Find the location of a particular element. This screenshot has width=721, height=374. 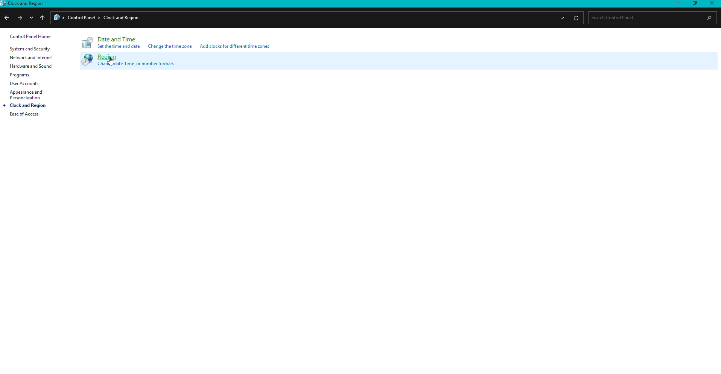

previous is located at coordinates (6, 19).